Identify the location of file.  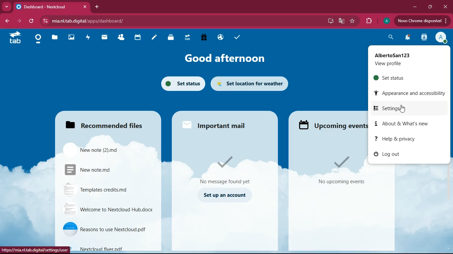
(100, 149).